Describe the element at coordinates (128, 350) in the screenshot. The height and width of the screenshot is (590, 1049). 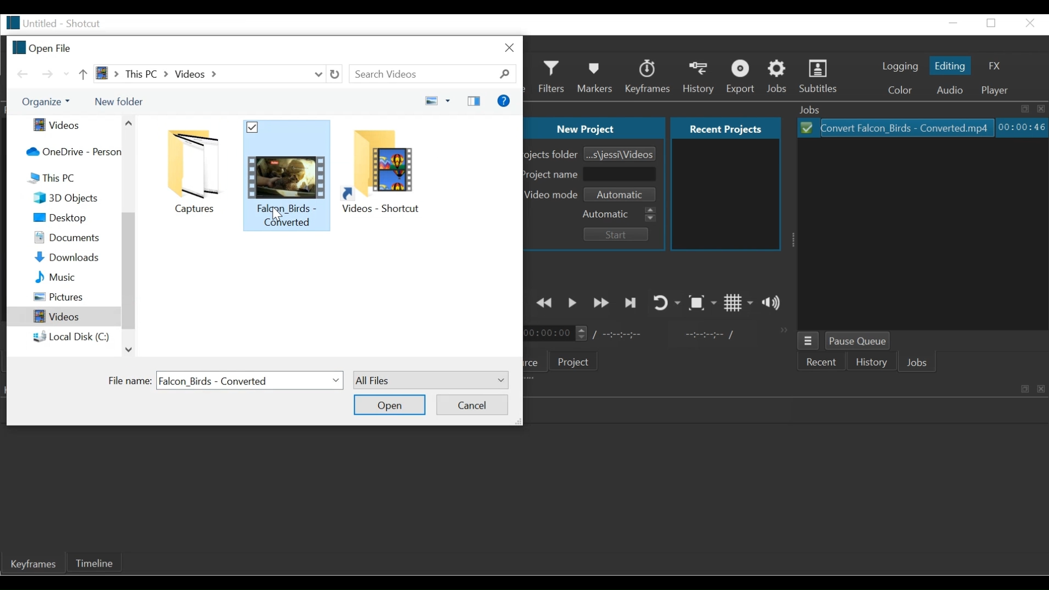
I see `Scroll down` at that location.